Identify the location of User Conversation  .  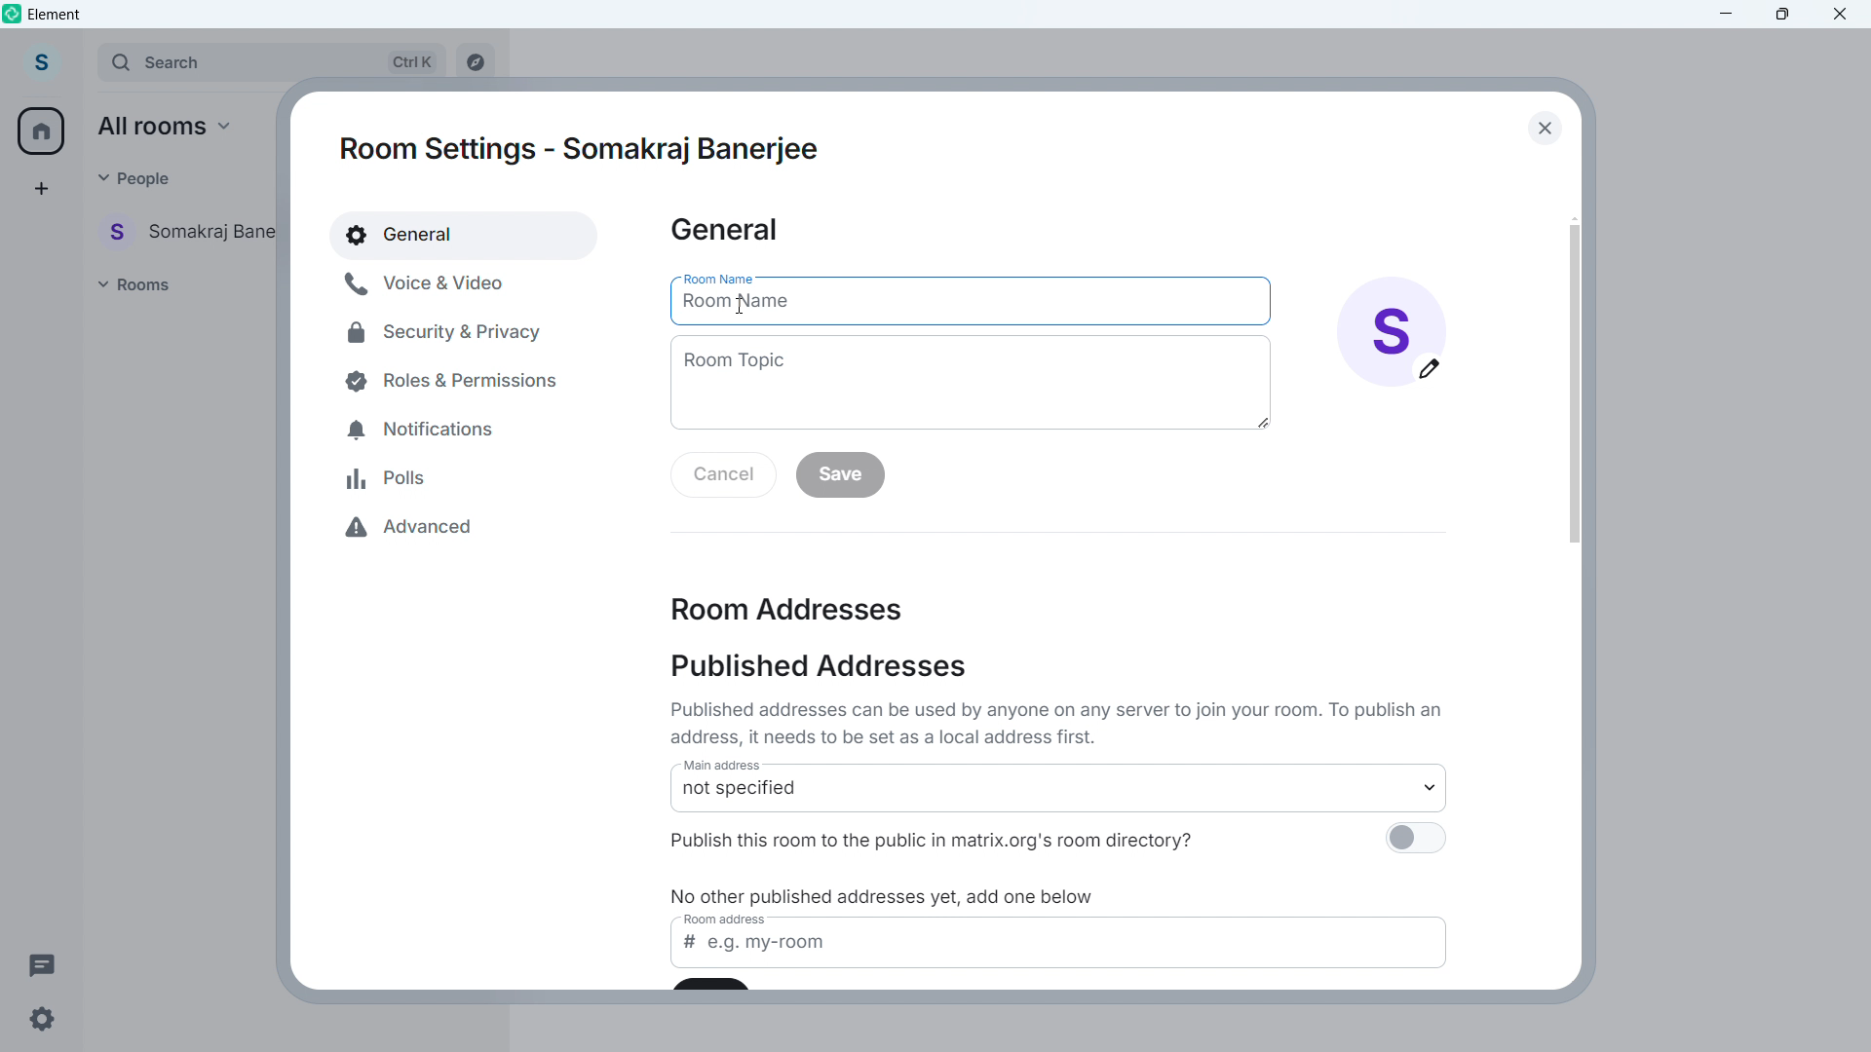
(192, 230).